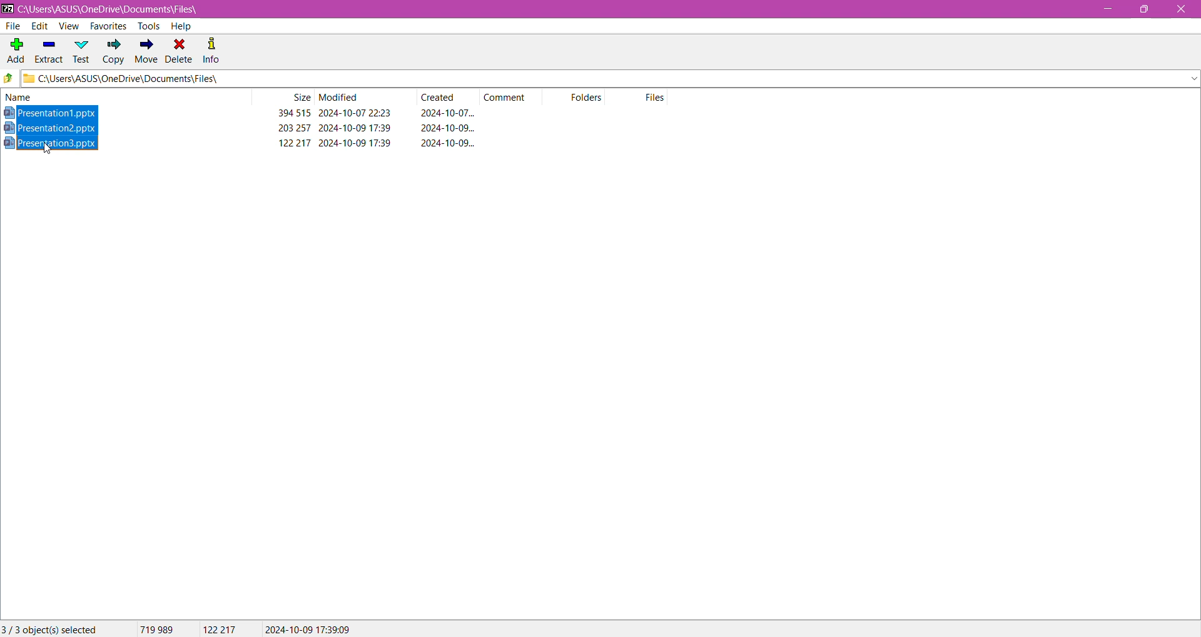  I want to click on Name, so click(31, 97).